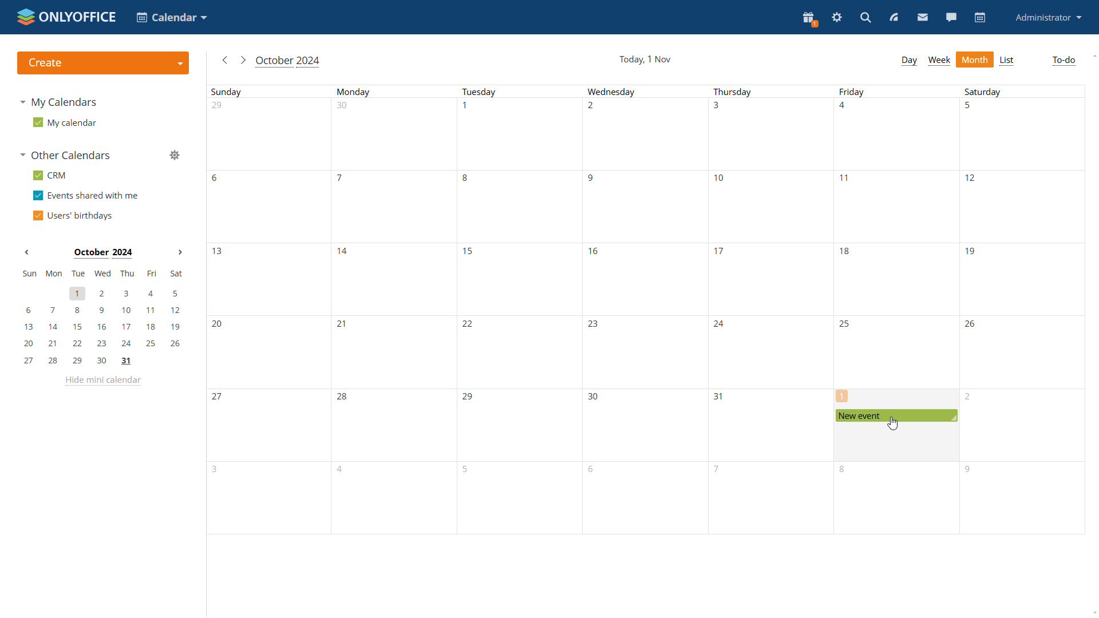  What do you see at coordinates (173, 18) in the screenshot?
I see `select application` at bounding box center [173, 18].